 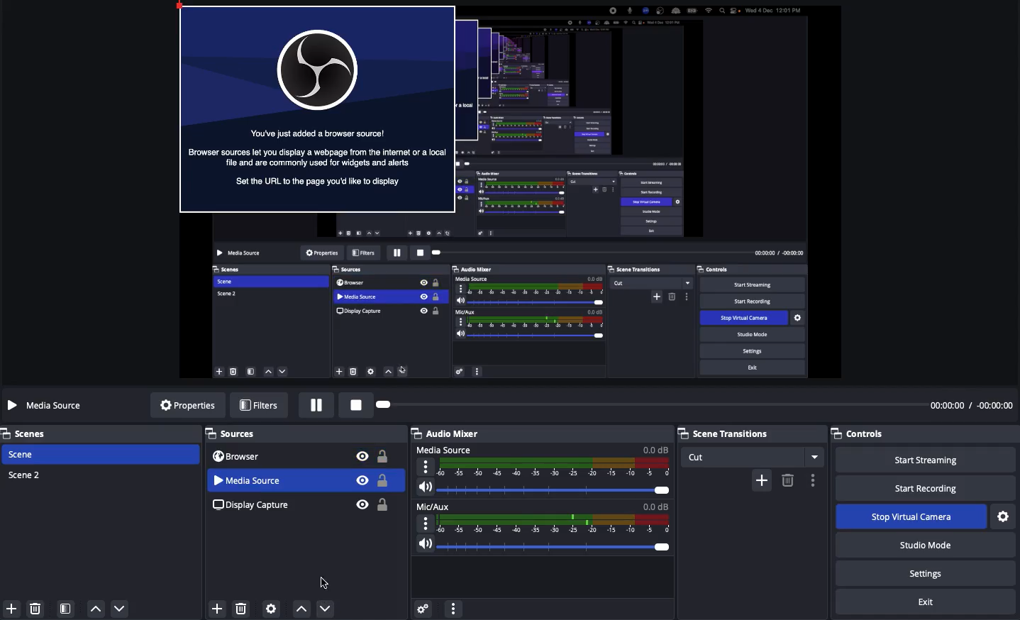 I want to click on Remove, so click(x=788, y=481).